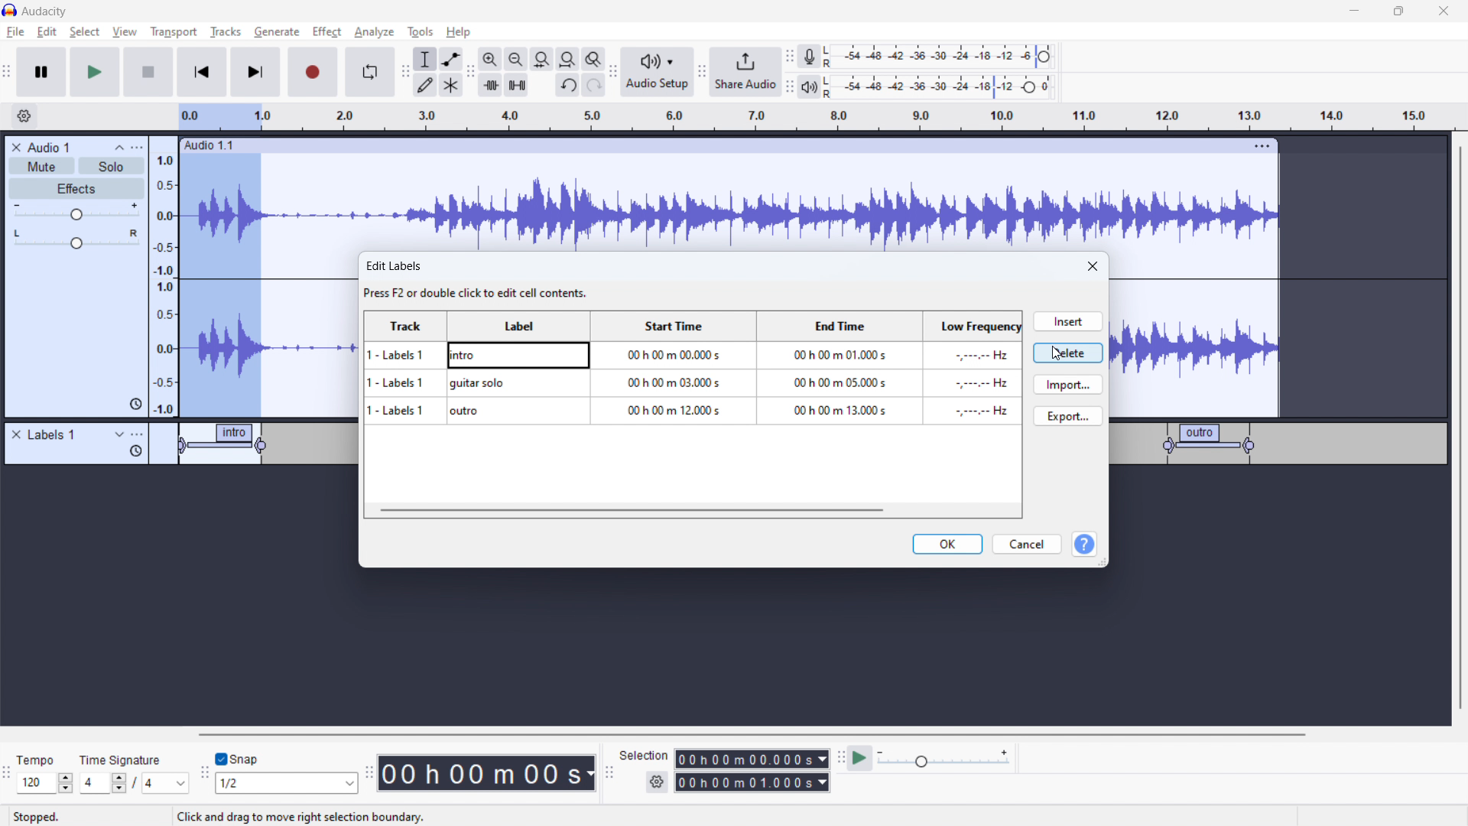 Image resolution: width=1468 pixels, height=826 pixels. What do you see at coordinates (16, 147) in the screenshot?
I see `remove track` at bounding box center [16, 147].